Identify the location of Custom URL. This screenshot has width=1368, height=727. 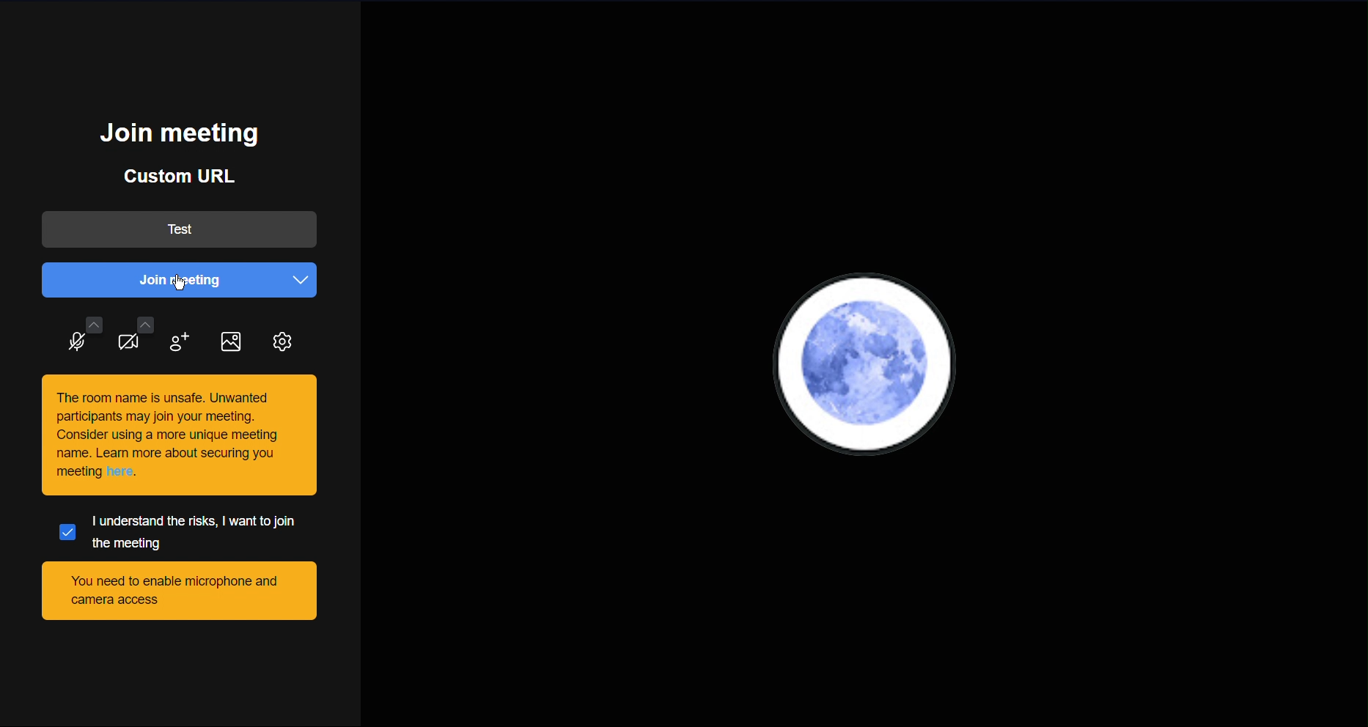
(182, 175).